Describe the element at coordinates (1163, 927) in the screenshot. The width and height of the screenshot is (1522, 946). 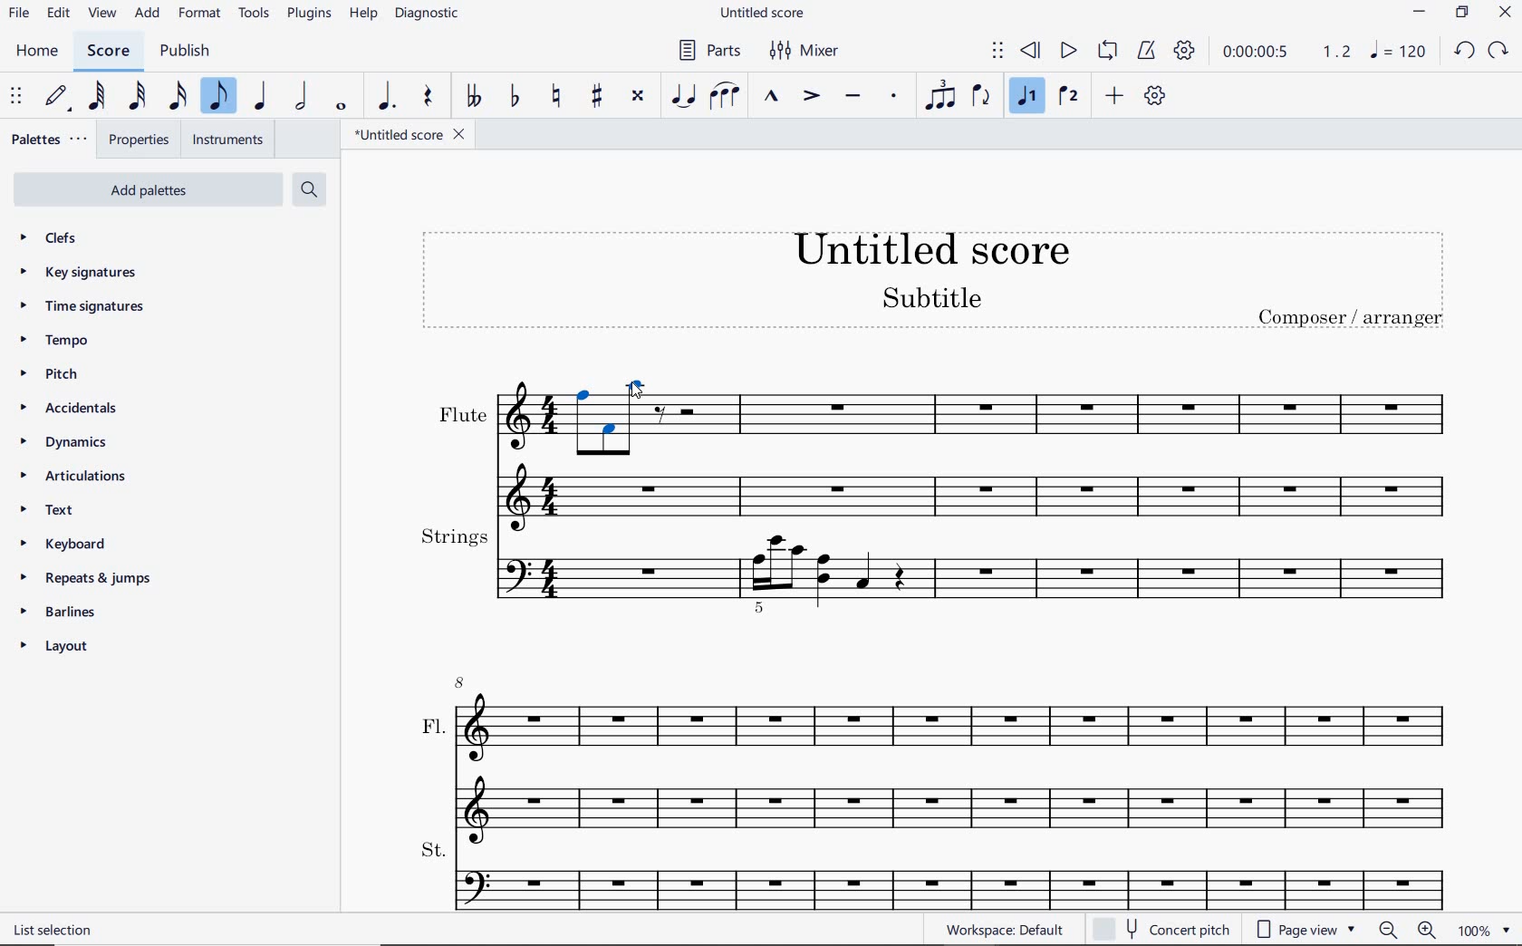
I see `concert pitch` at that location.